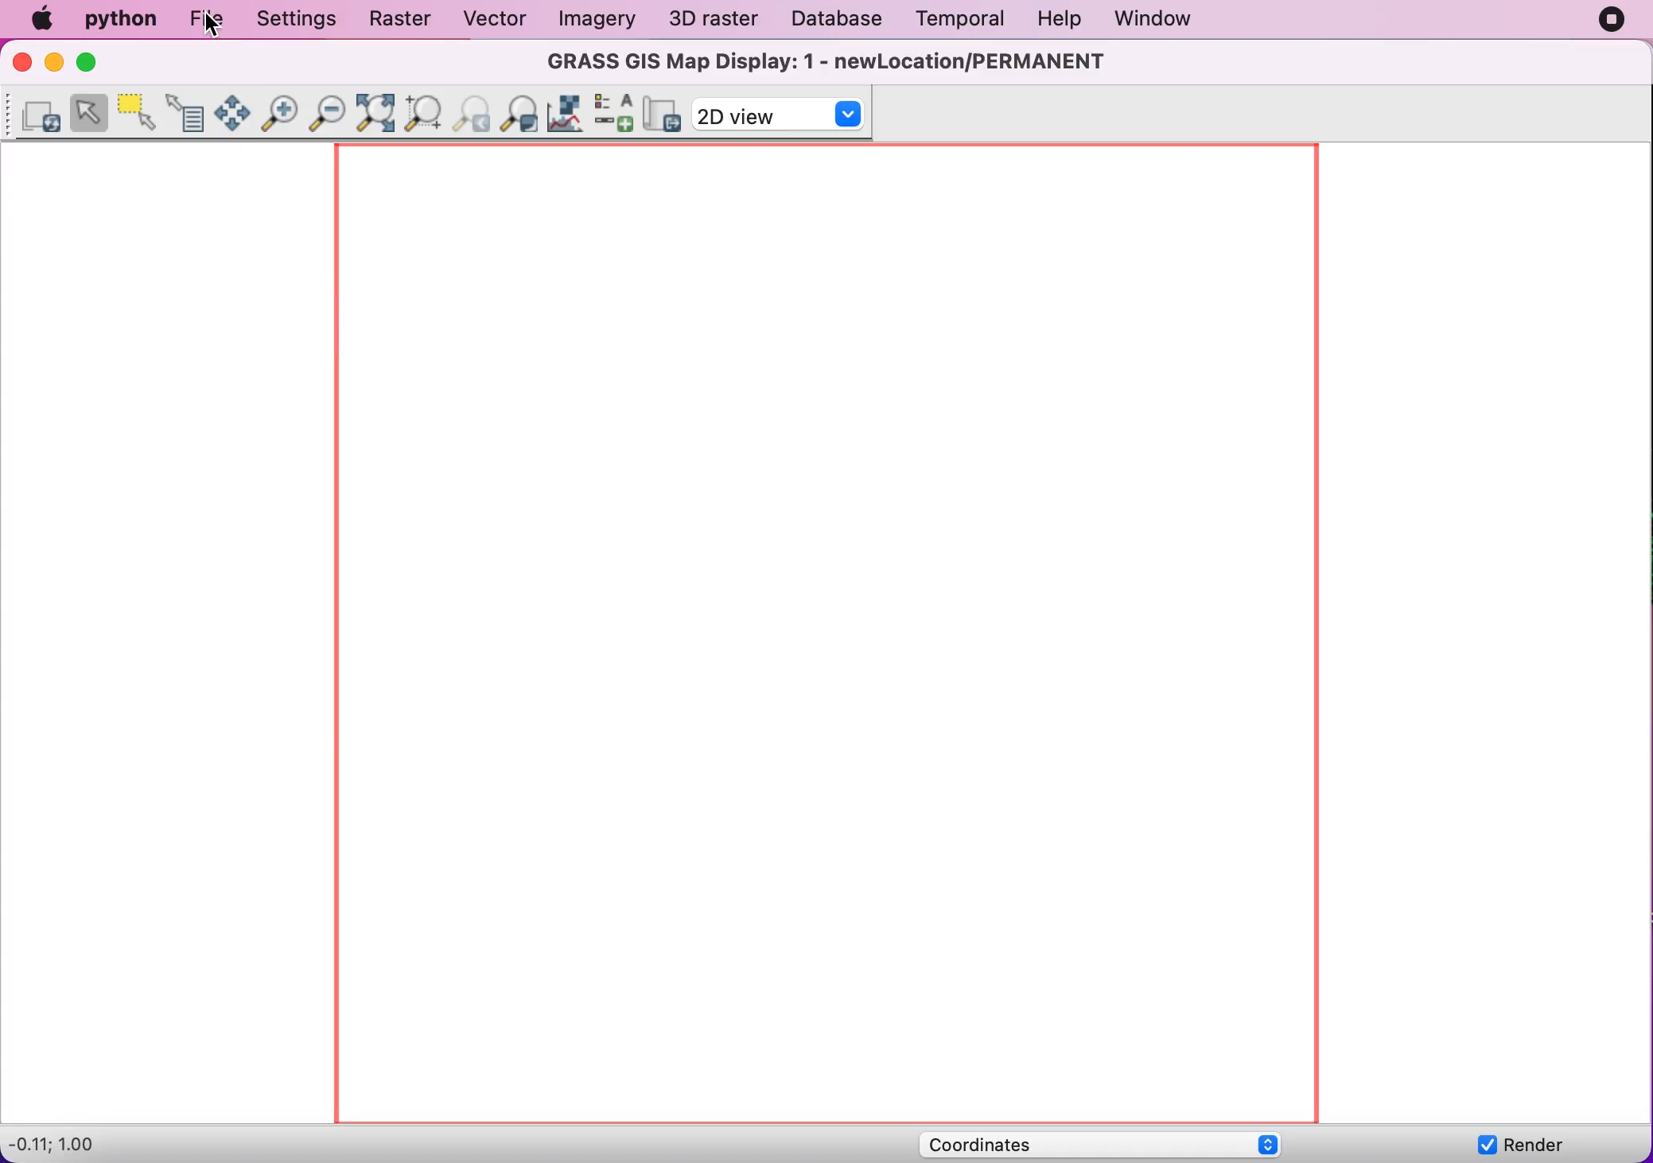  Describe the element at coordinates (615, 112) in the screenshot. I see `add overlay` at that location.